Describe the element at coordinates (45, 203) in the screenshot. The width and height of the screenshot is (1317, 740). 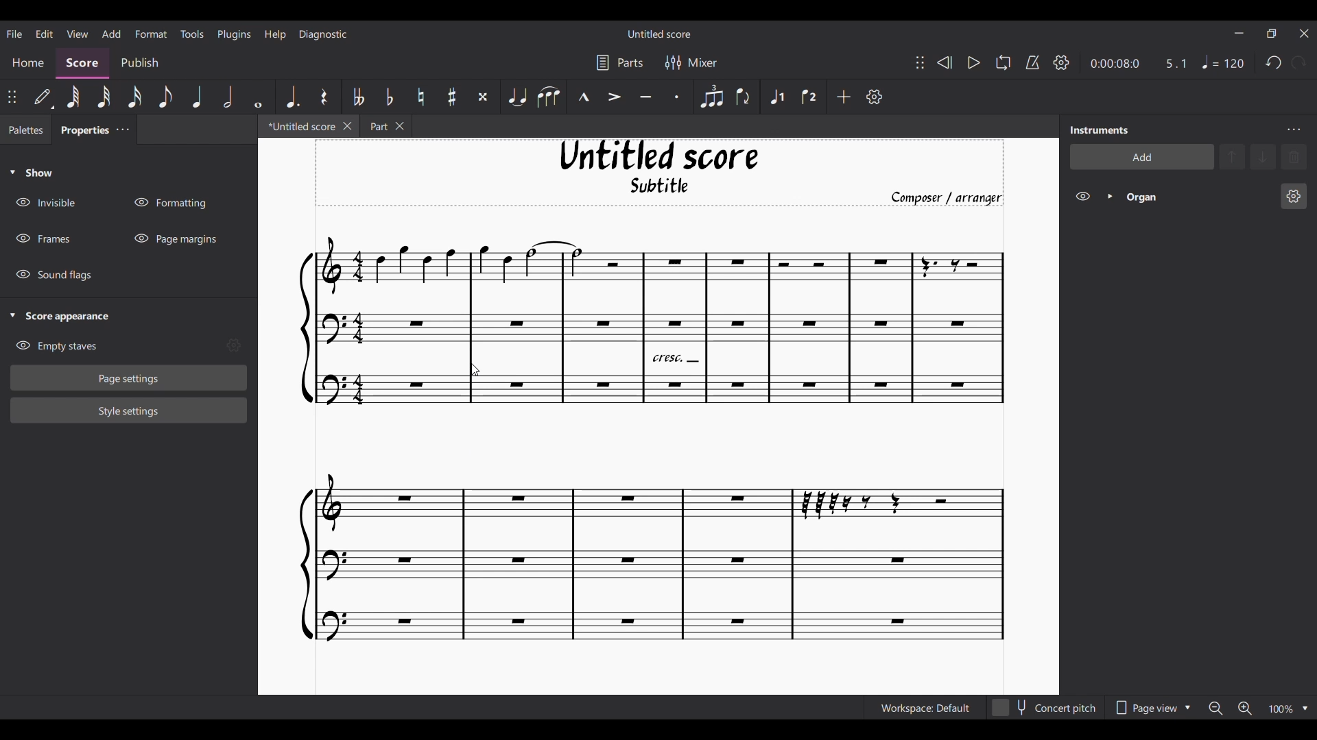
I see `Hide Invisible` at that location.